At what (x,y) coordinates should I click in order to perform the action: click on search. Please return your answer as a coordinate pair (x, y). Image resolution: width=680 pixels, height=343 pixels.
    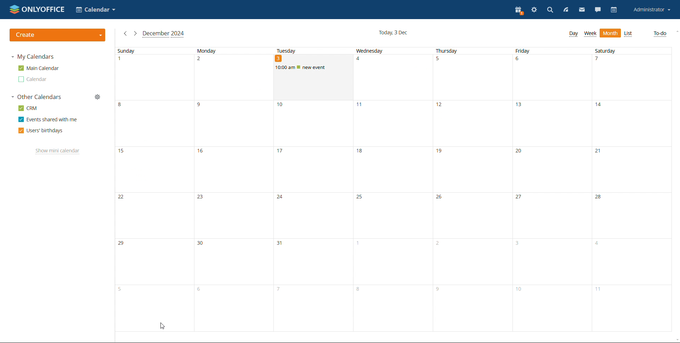
    Looking at the image, I should click on (550, 10).